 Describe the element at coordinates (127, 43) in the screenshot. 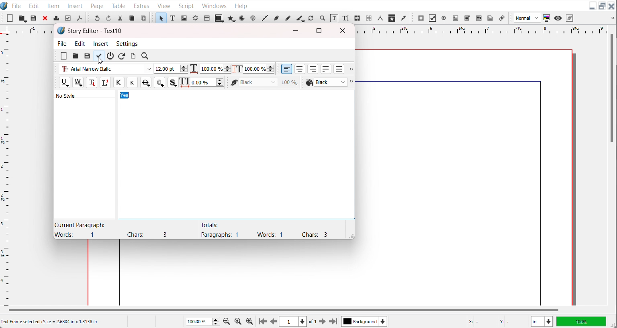

I see `Settings` at that location.